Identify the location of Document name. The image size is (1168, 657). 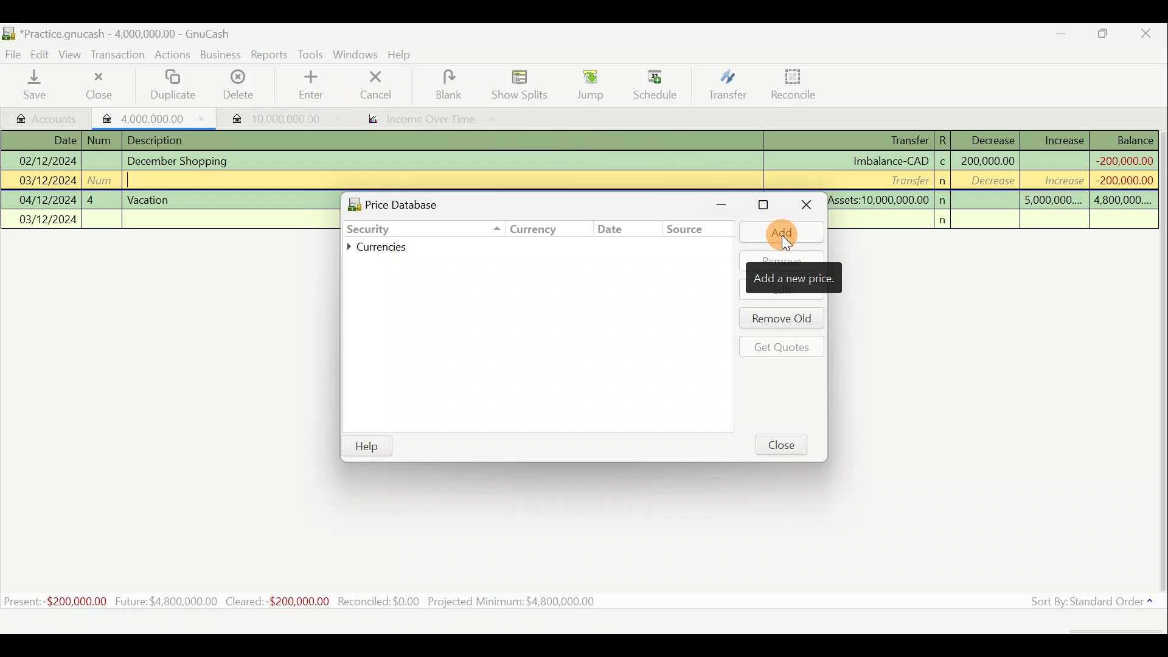
(116, 32).